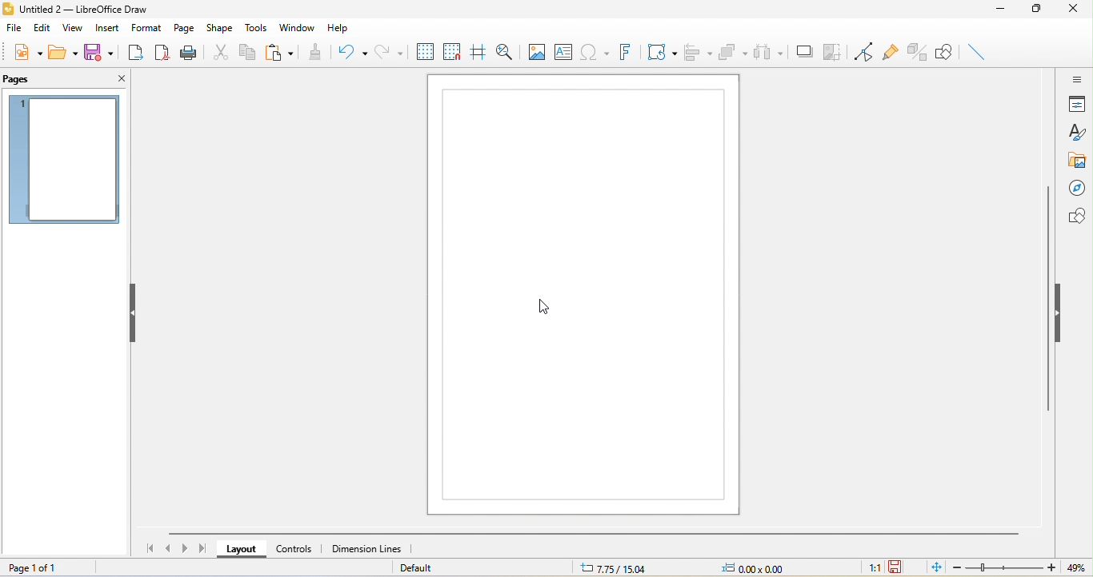 The width and height of the screenshot is (1093, 577). What do you see at coordinates (258, 27) in the screenshot?
I see `tools` at bounding box center [258, 27].